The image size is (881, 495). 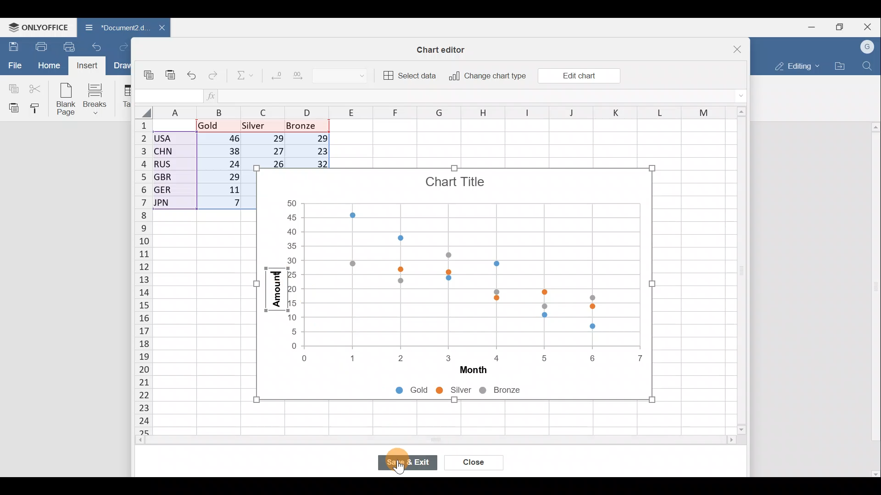 What do you see at coordinates (38, 109) in the screenshot?
I see `Copy style` at bounding box center [38, 109].